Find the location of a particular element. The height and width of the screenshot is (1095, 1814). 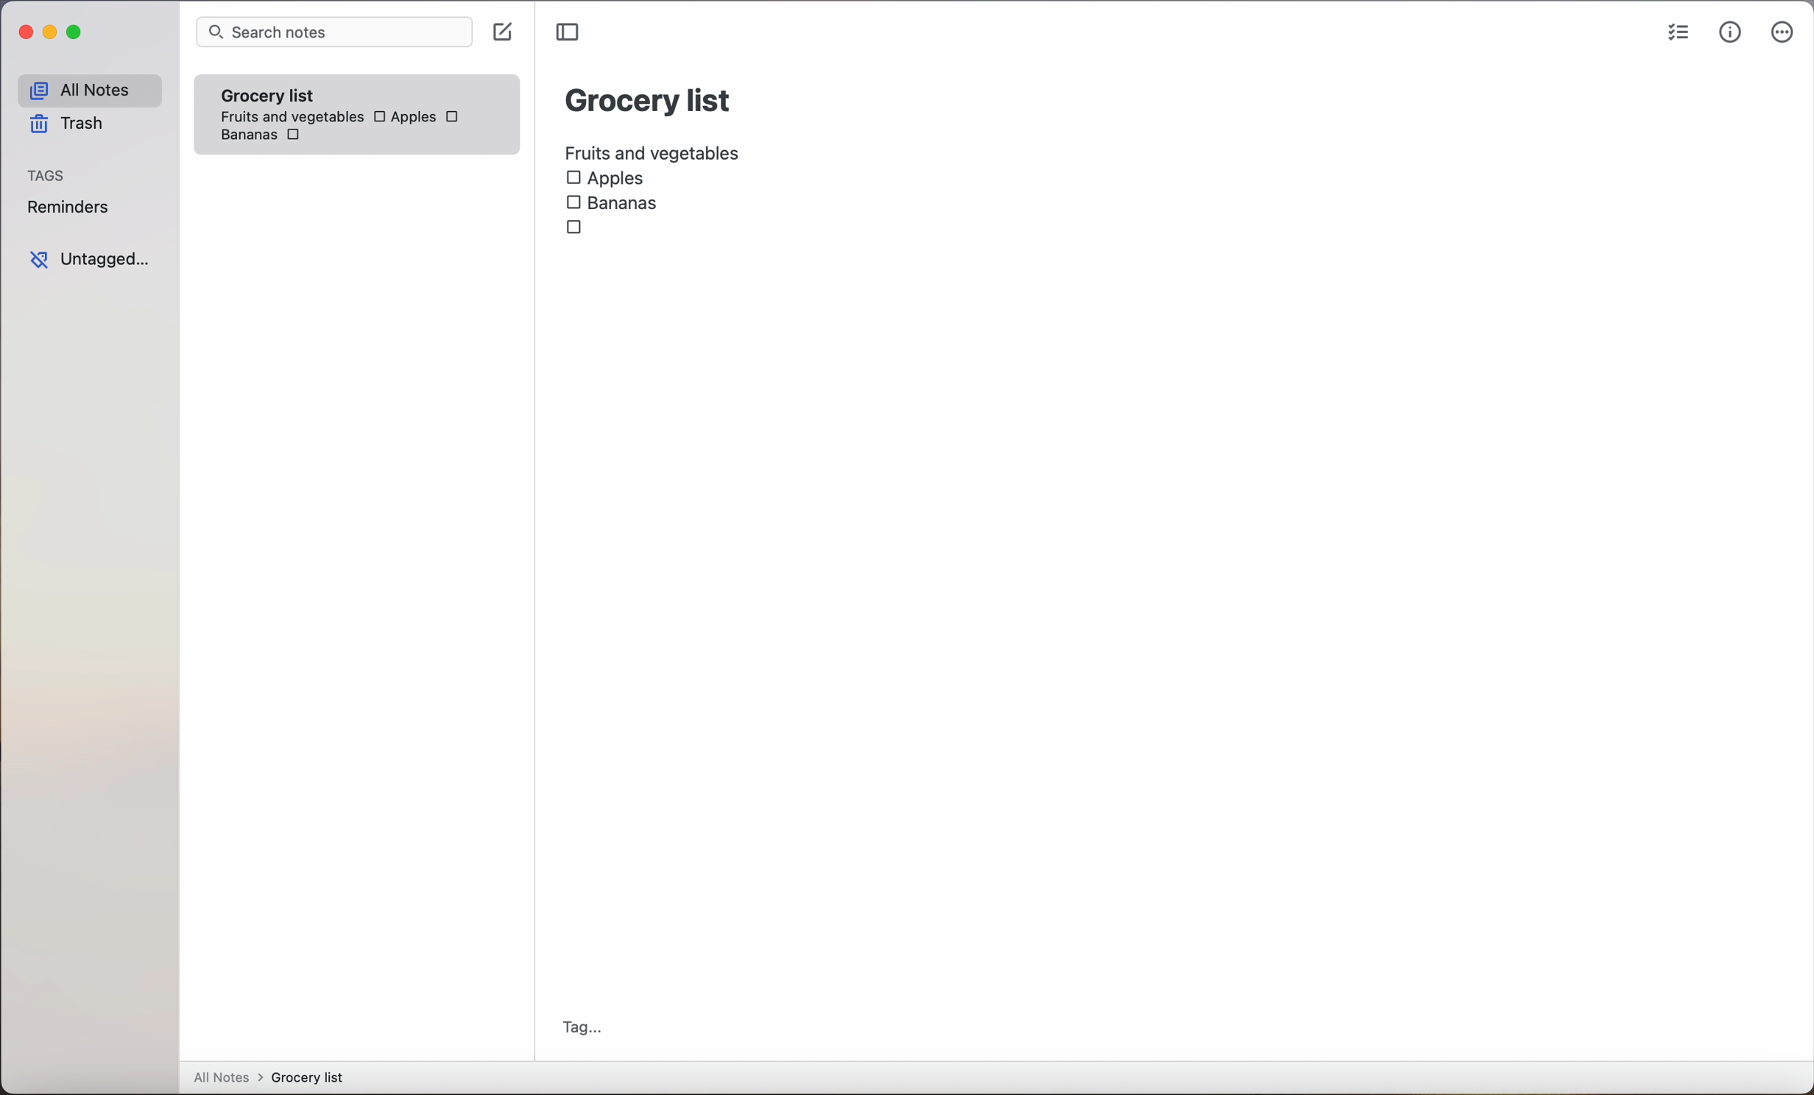

fruits and vegetables is located at coordinates (659, 149).